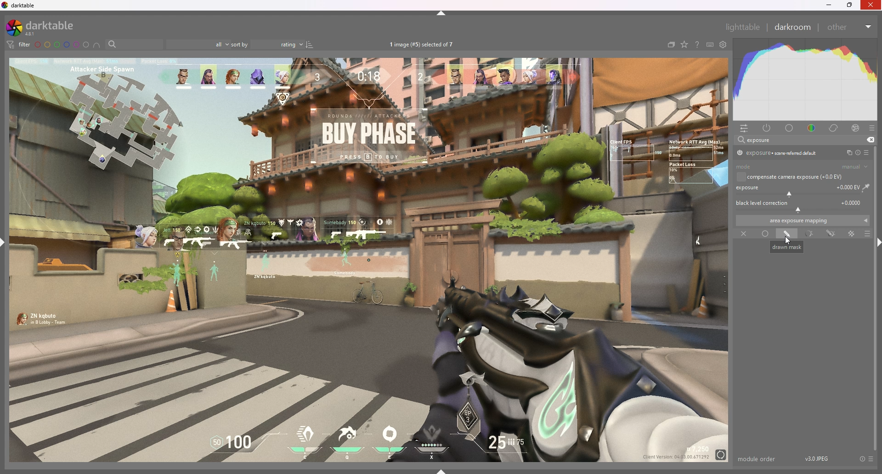  Describe the element at coordinates (809, 234) in the screenshot. I see `parametric mask` at that location.